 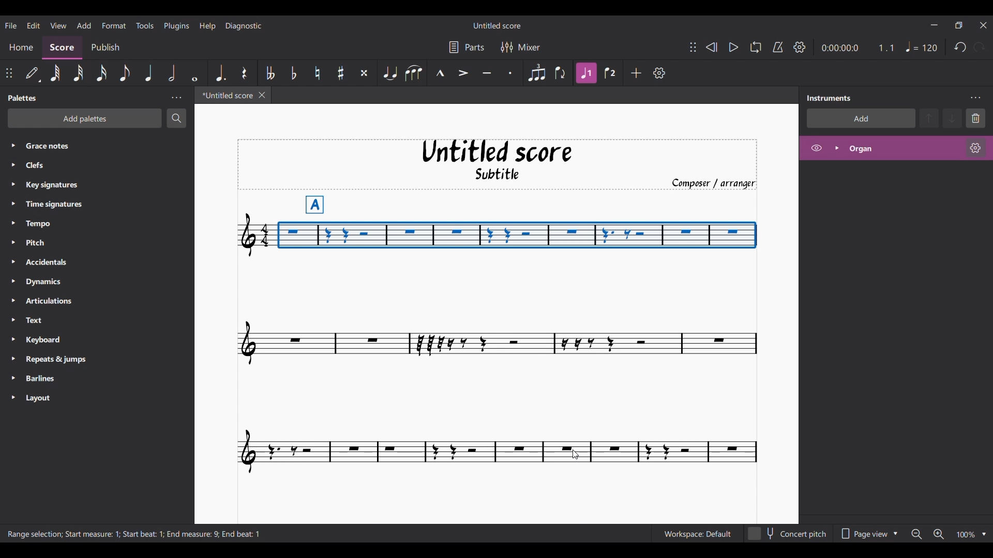 I want to click on Marcato, so click(x=440, y=72).